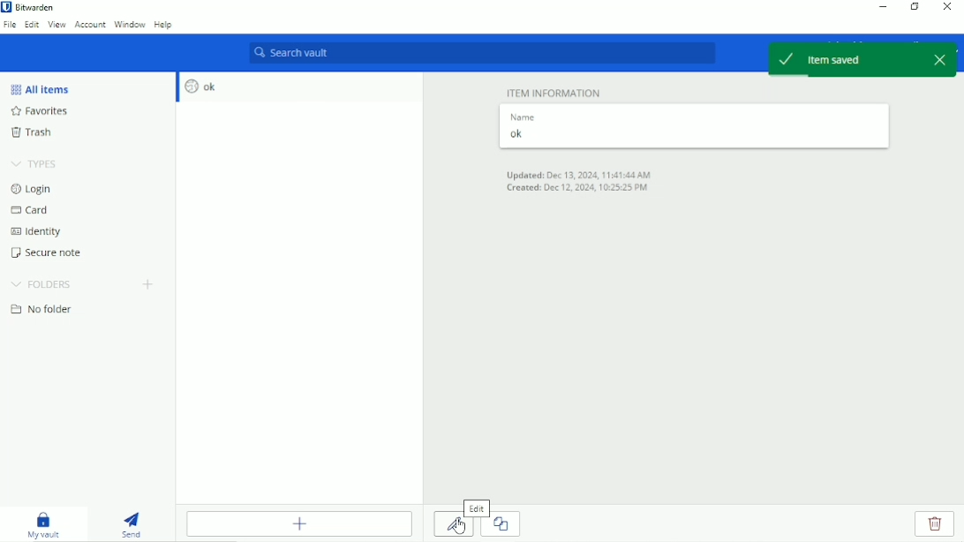  Describe the element at coordinates (149, 284) in the screenshot. I see `Create folder` at that location.